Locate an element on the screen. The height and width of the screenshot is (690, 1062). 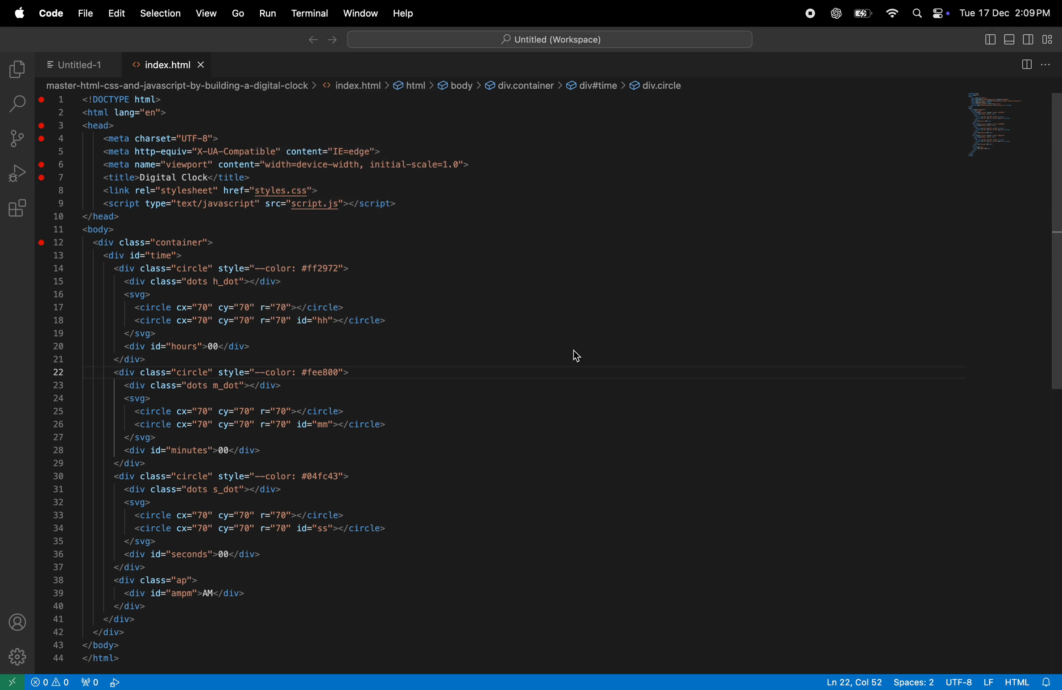
search is located at coordinates (16, 103).